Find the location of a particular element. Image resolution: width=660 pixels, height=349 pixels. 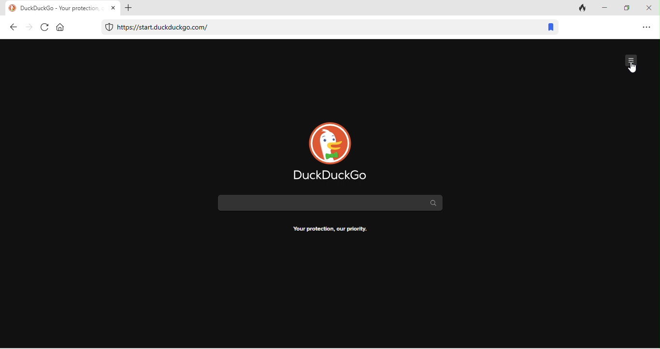

bookmark is located at coordinates (550, 29).